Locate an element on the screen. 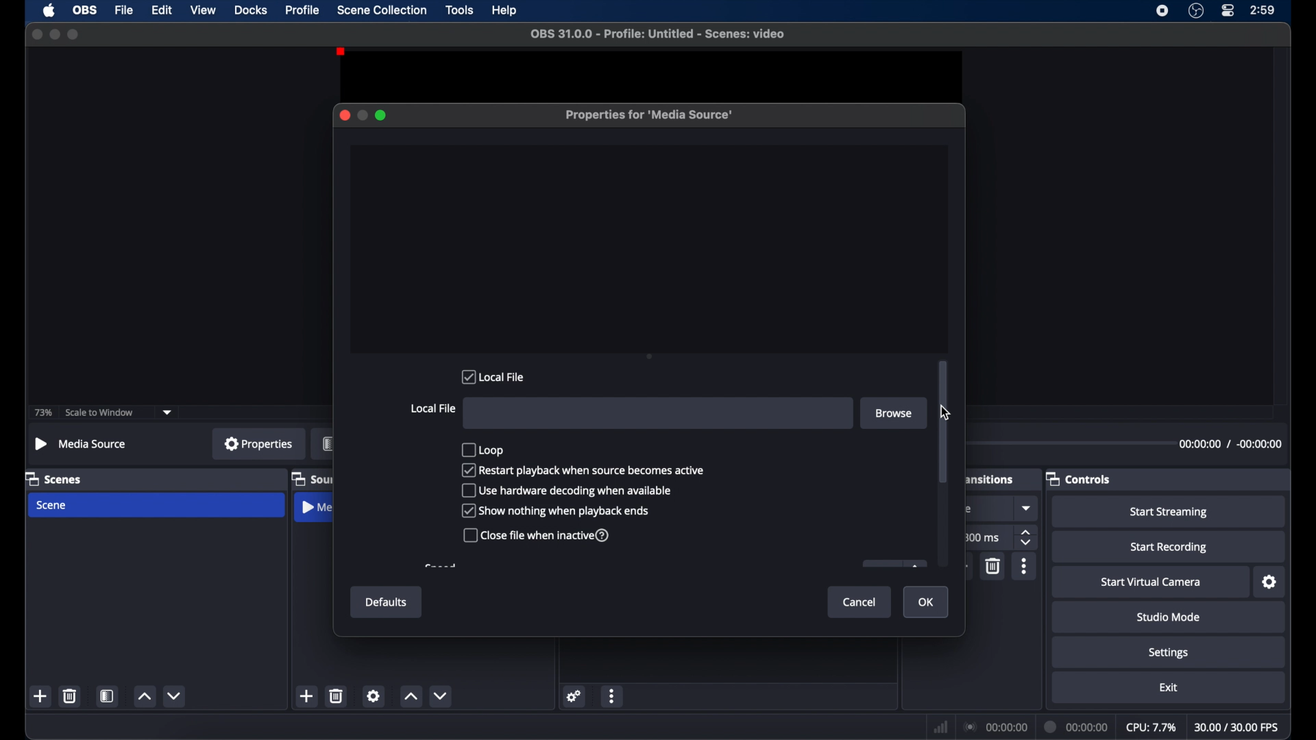 This screenshot has height=740, width=1316. obscure label is located at coordinates (317, 507).